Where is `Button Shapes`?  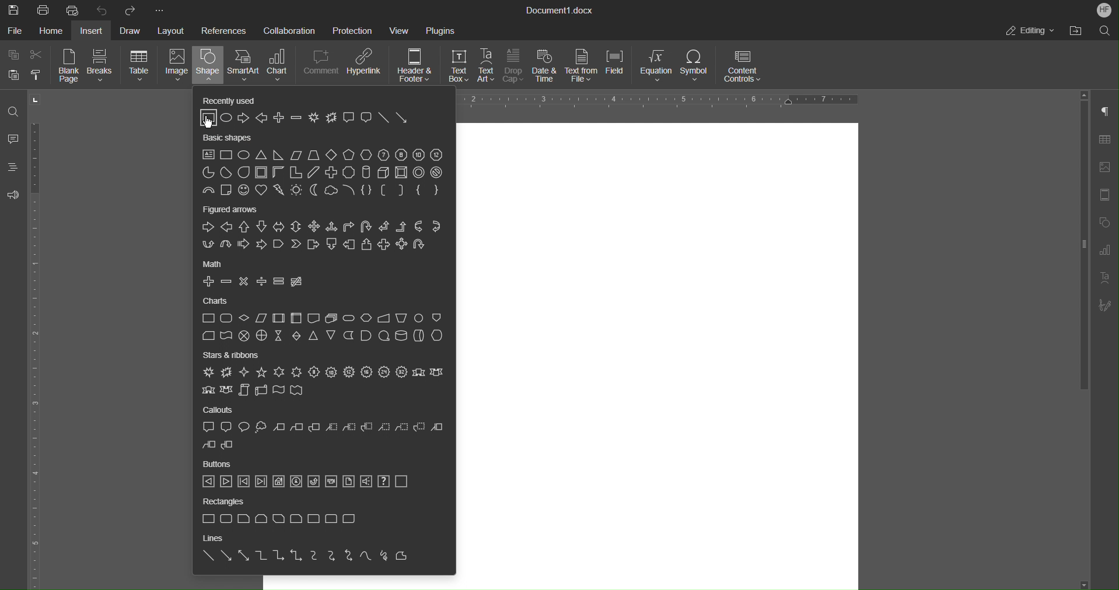 Button Shapes is located at coordinates (307, 482).